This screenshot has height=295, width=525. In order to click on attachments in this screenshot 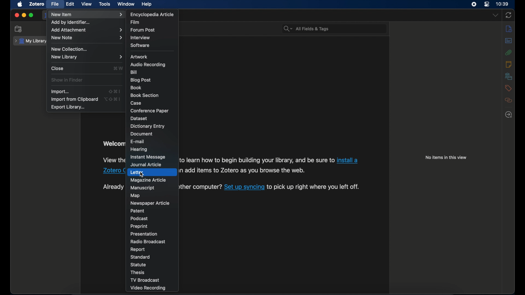, I will do `click(509, 52)`.